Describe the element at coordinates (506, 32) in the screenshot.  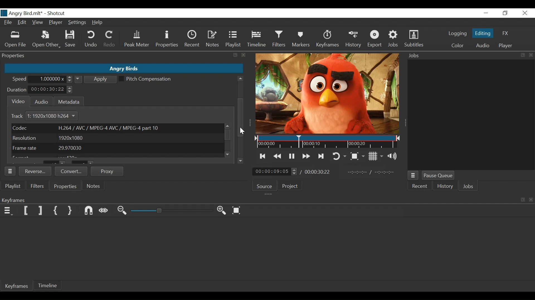
I see `FX` at that location.